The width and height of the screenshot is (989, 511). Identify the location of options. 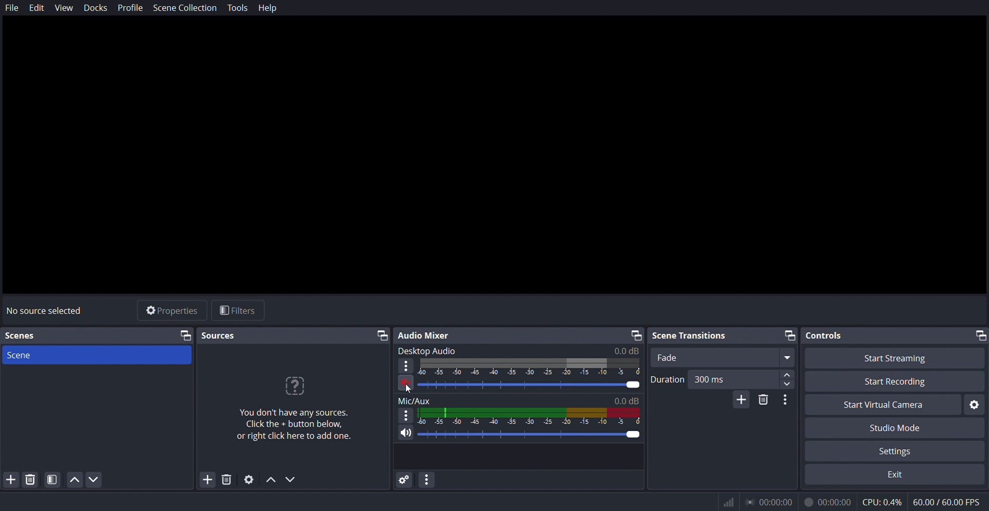
(406, 367).